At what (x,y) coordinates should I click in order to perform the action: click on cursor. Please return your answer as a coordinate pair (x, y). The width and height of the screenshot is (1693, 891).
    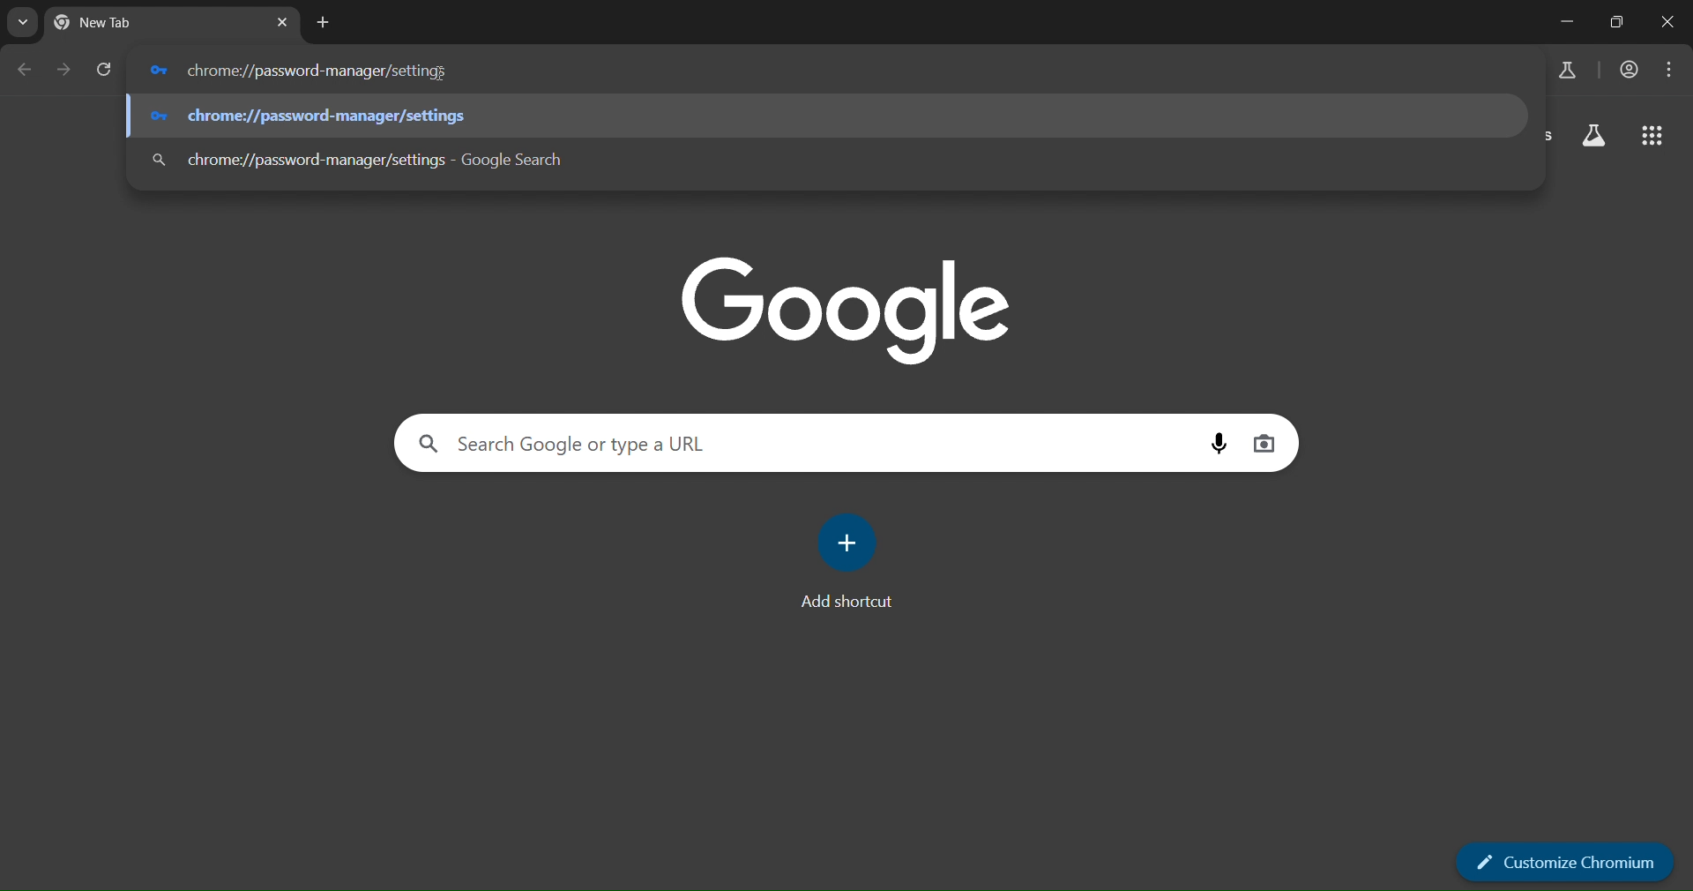
    Looking at the image, I should click on (438, 72).